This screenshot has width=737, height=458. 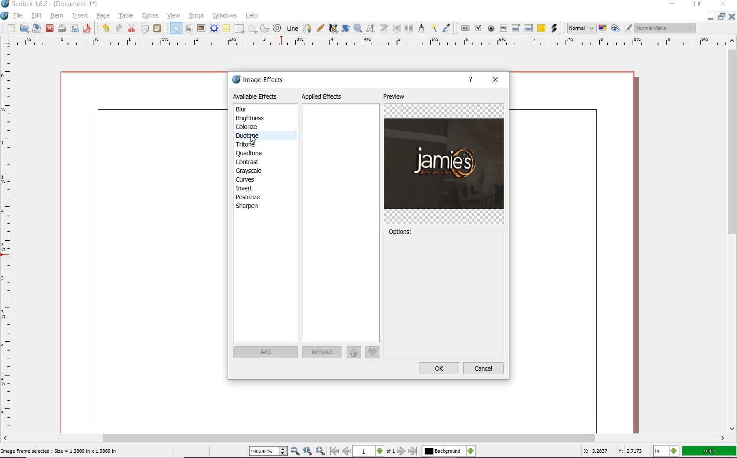 I want to click on preflight verifier, so click(x=75, y=29).